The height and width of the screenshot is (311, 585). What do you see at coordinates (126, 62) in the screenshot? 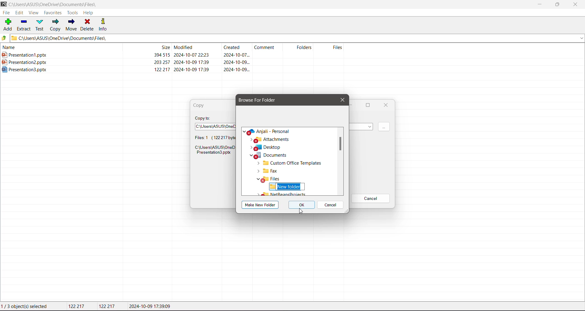
I see `Presetation2` at bounding box center [126, 62].